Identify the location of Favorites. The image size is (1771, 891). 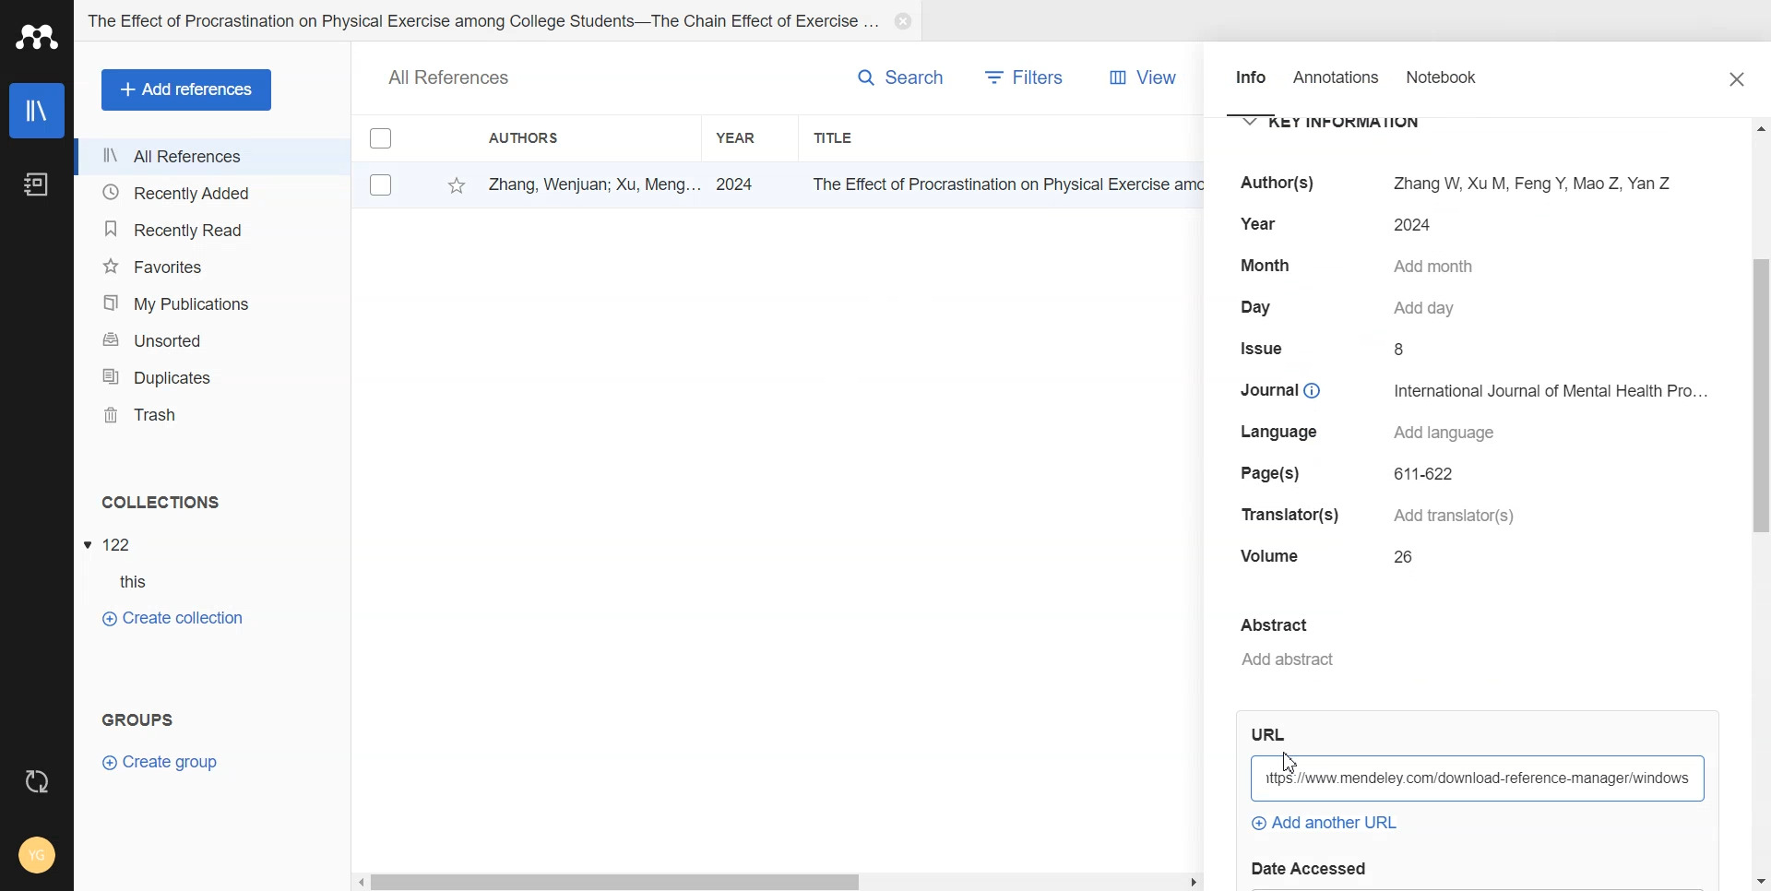
(212, 266).